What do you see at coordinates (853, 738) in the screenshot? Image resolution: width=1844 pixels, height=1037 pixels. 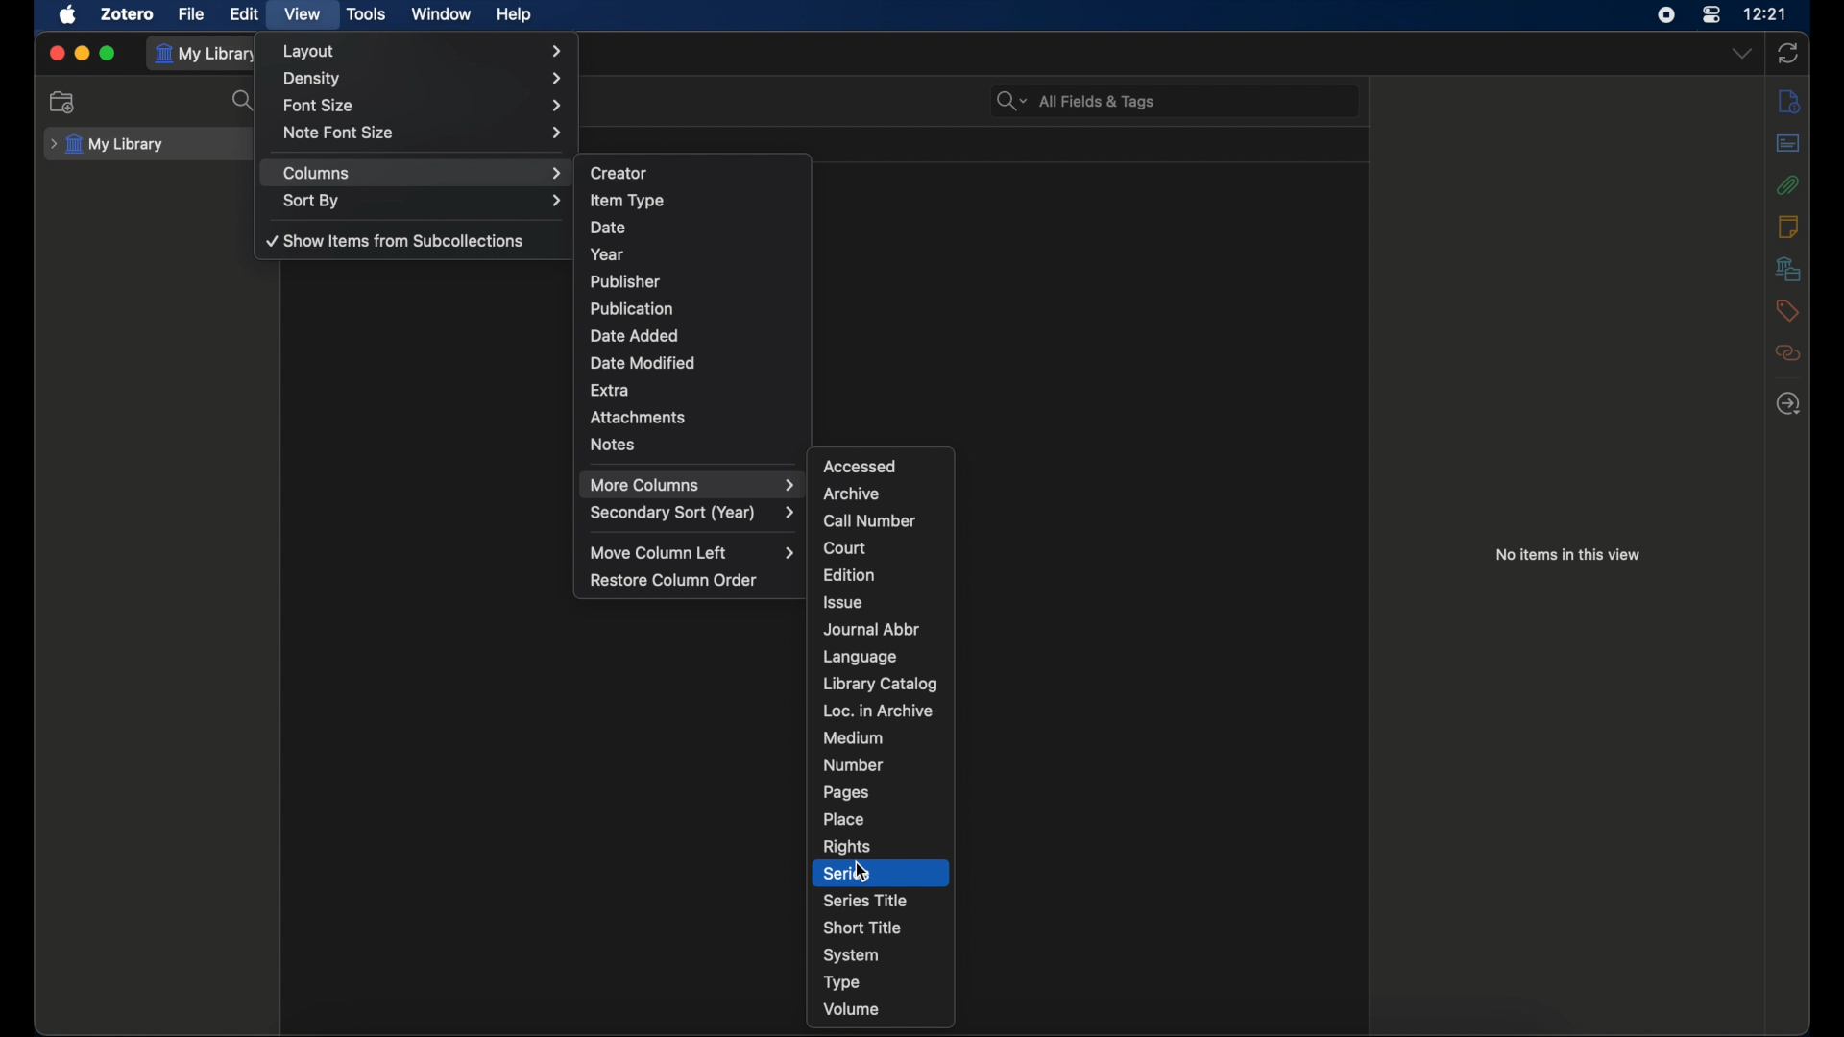 I see `medium` at bounding box center [853, 738].